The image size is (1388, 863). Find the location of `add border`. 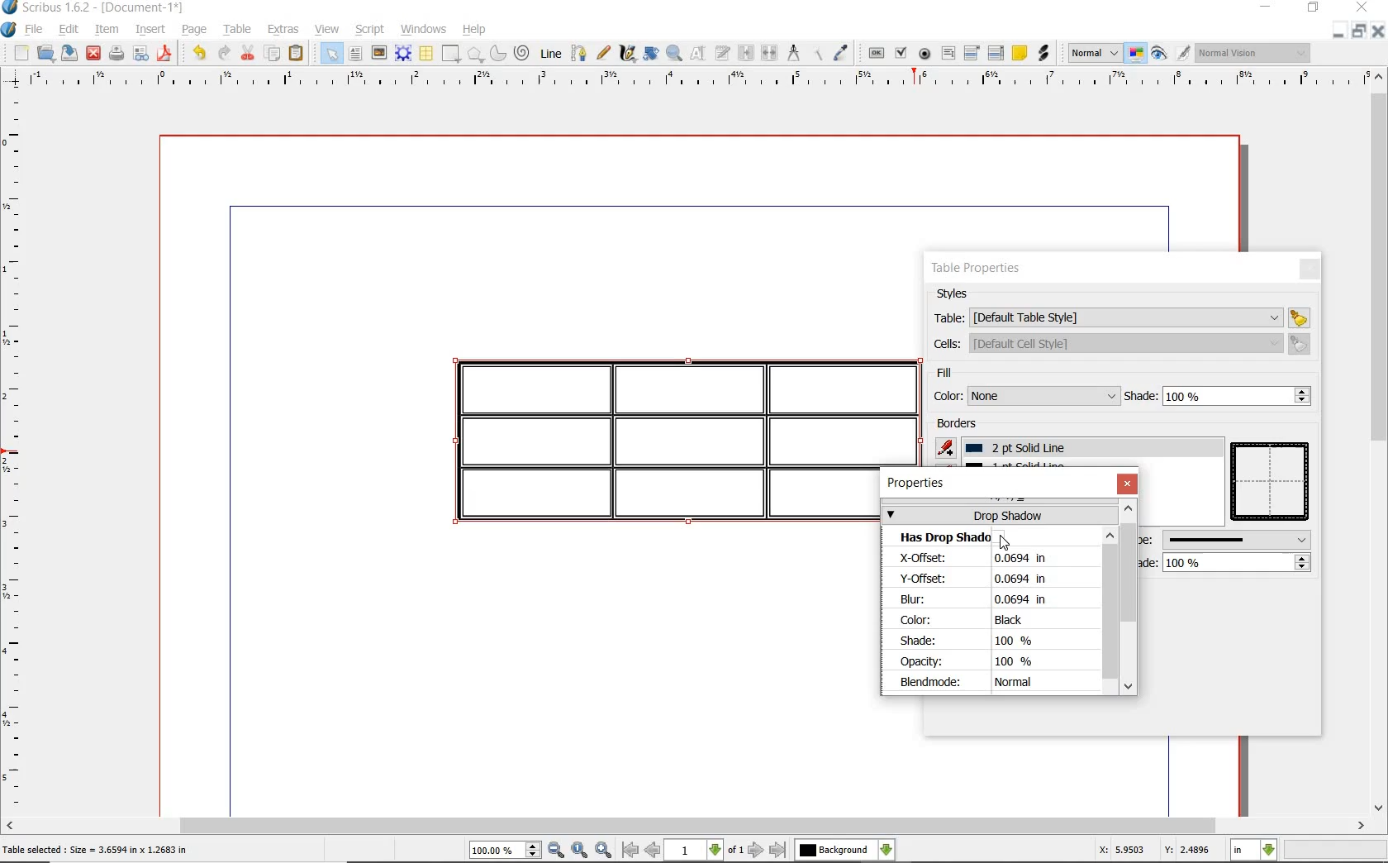

add border is located at coordinates (948, 447).